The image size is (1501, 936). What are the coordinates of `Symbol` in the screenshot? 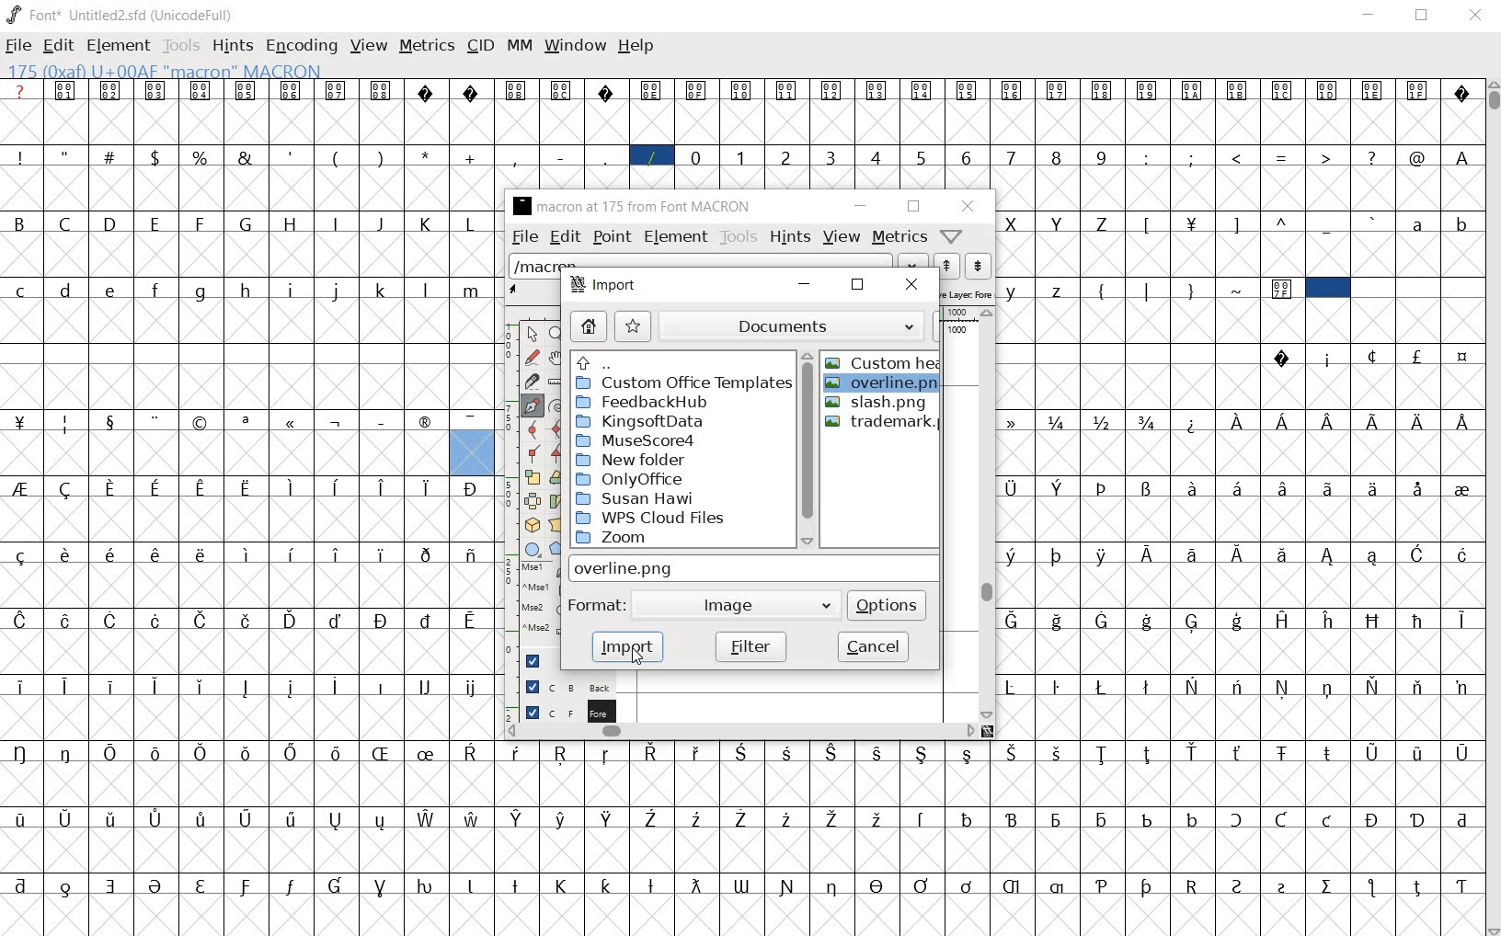 It's located at (1329, 92).